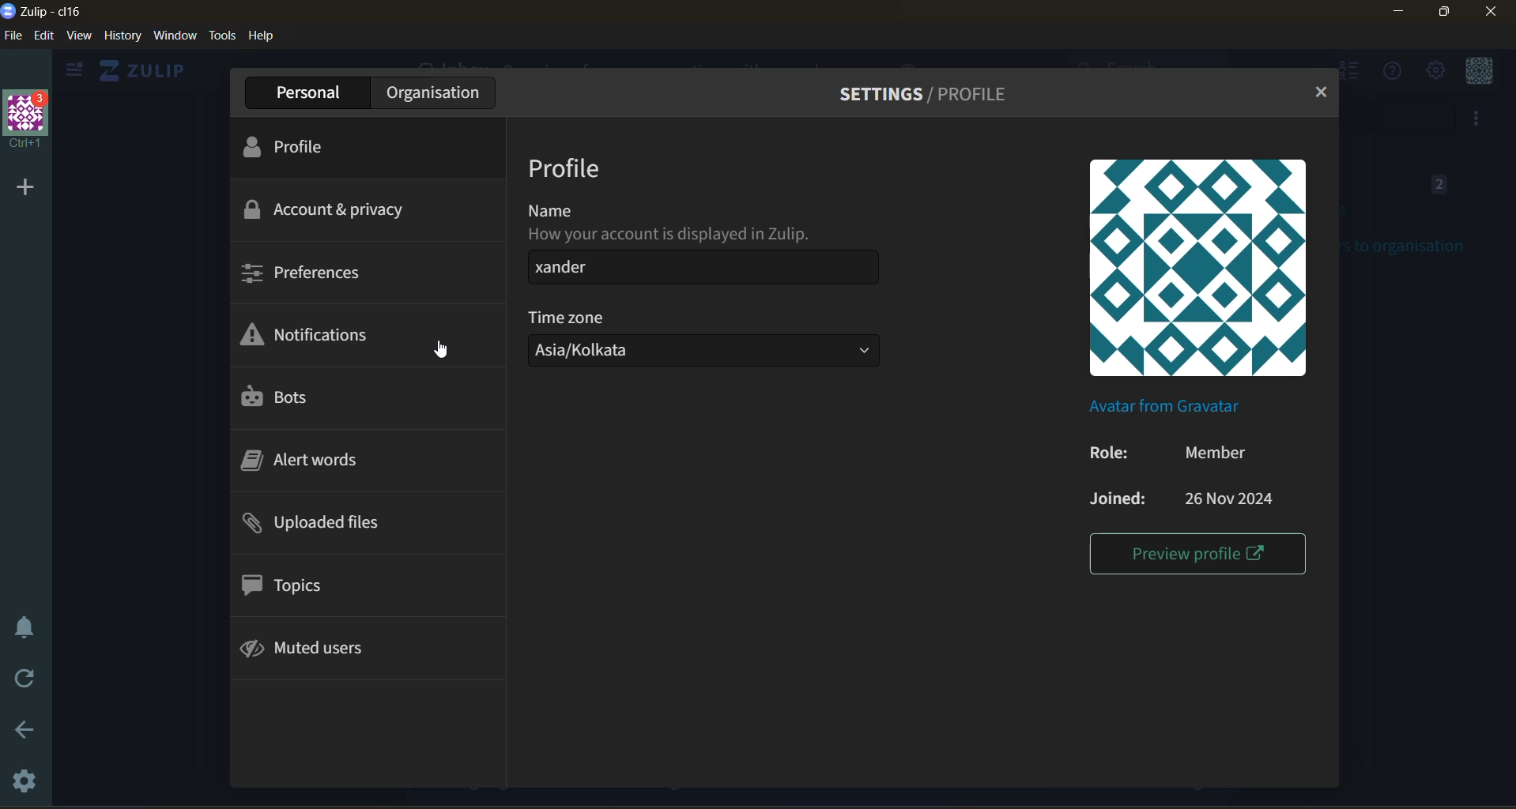 The image size is (1516, 809). I want to click on uploaded files, so click(325, 525).